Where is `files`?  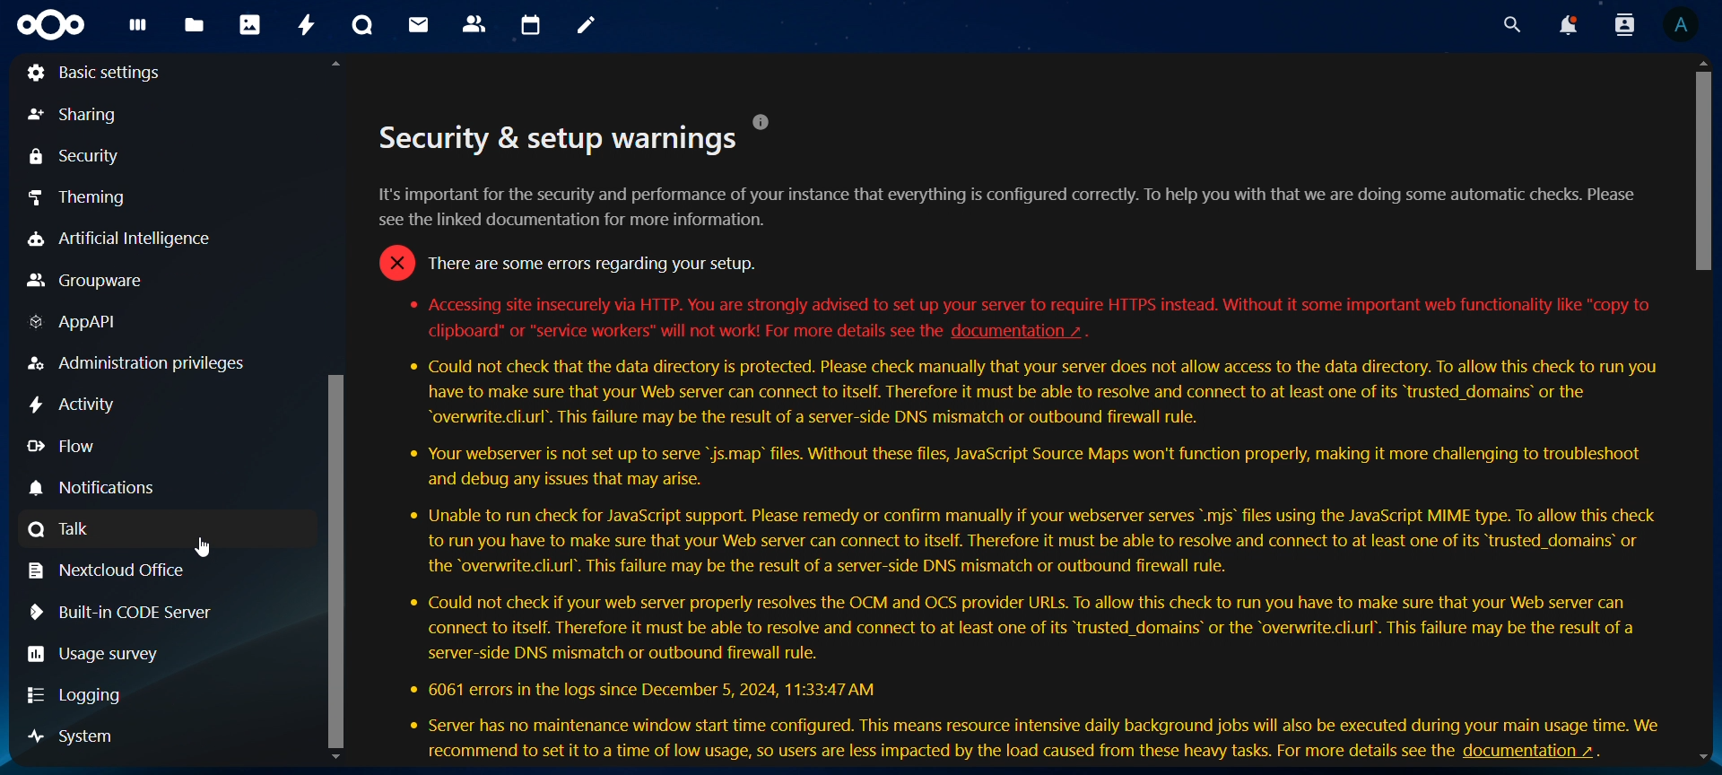
files is located at coordinates (196, 25).